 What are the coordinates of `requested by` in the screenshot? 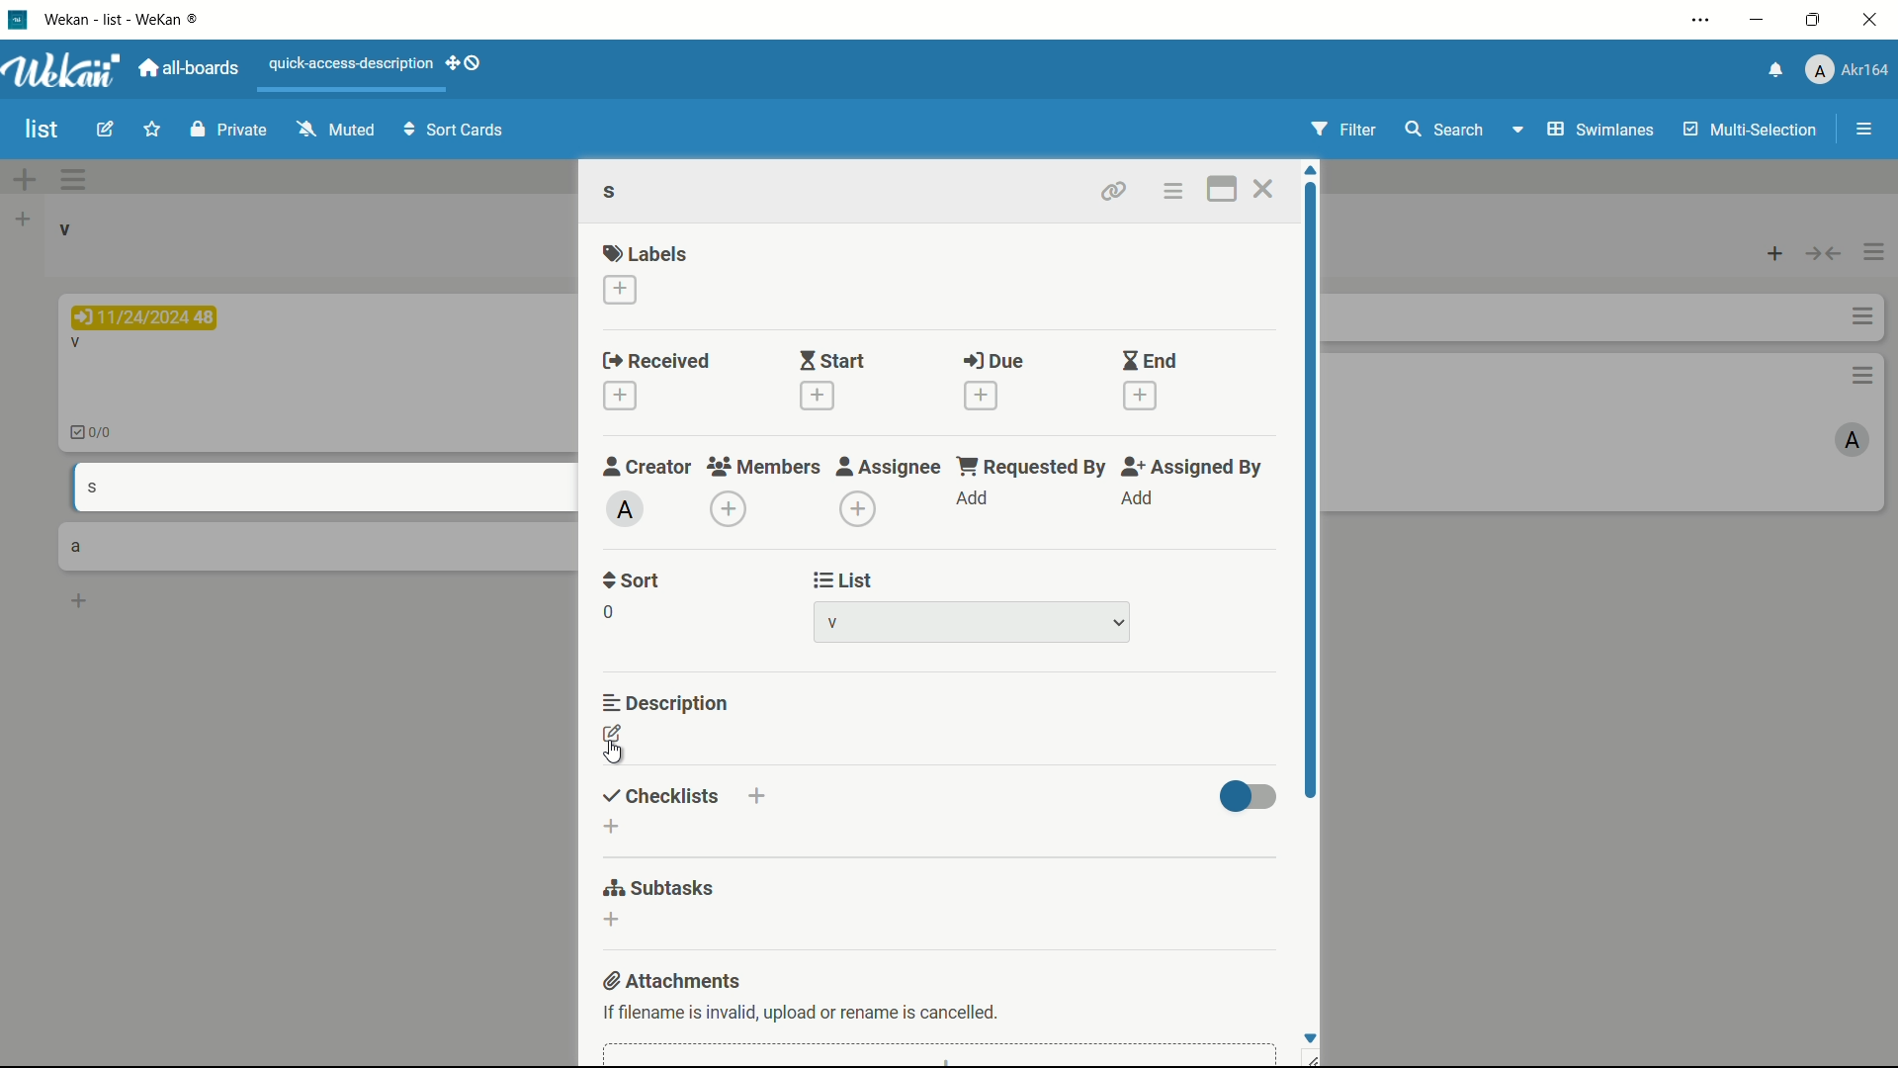 It's located at (1034, 469).